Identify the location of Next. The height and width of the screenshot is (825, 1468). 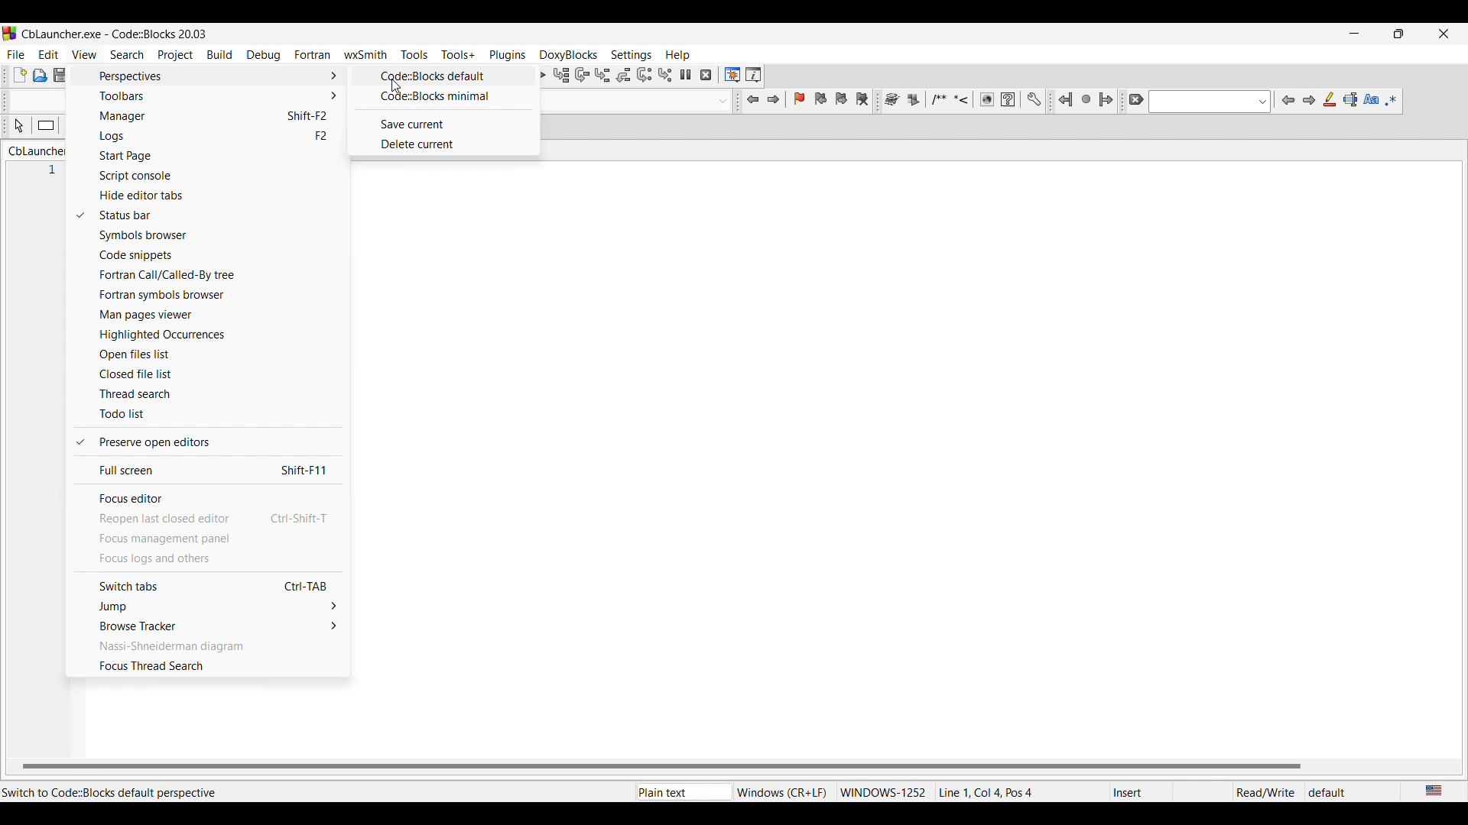
(1309, 100).